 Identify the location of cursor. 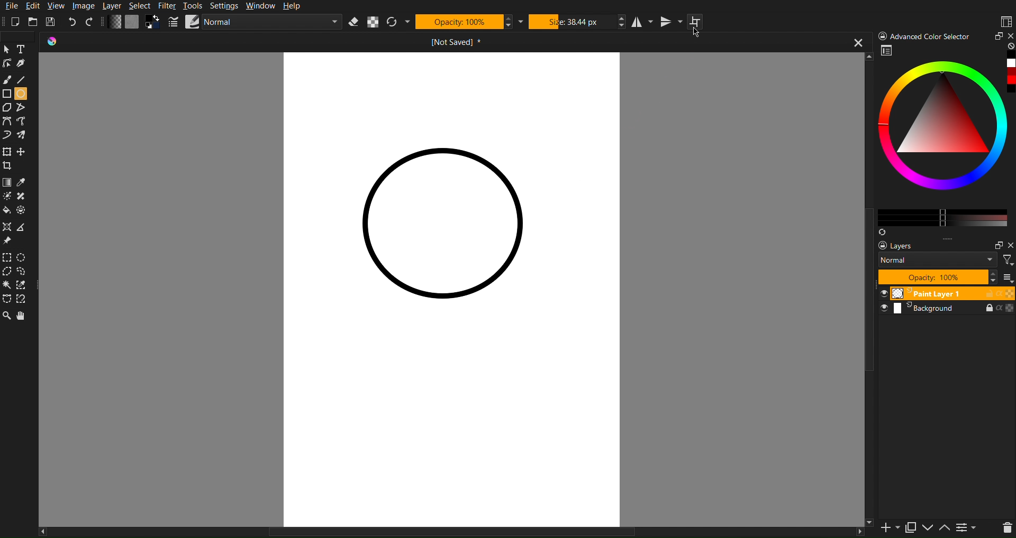
(6, 49).